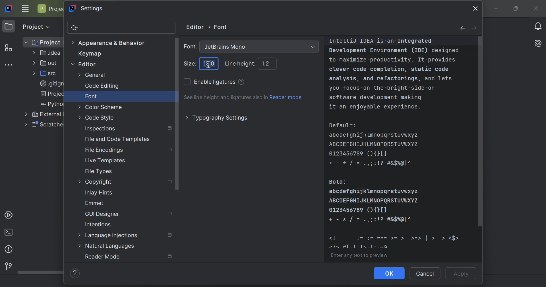 This screenshot has height=287, width=546. Describe the element at coordinates (170, 213) in the screenshot. I see `Settings marked with this icon are only applied to the current project. Non-marked settings are applied to all projects.` at that location.